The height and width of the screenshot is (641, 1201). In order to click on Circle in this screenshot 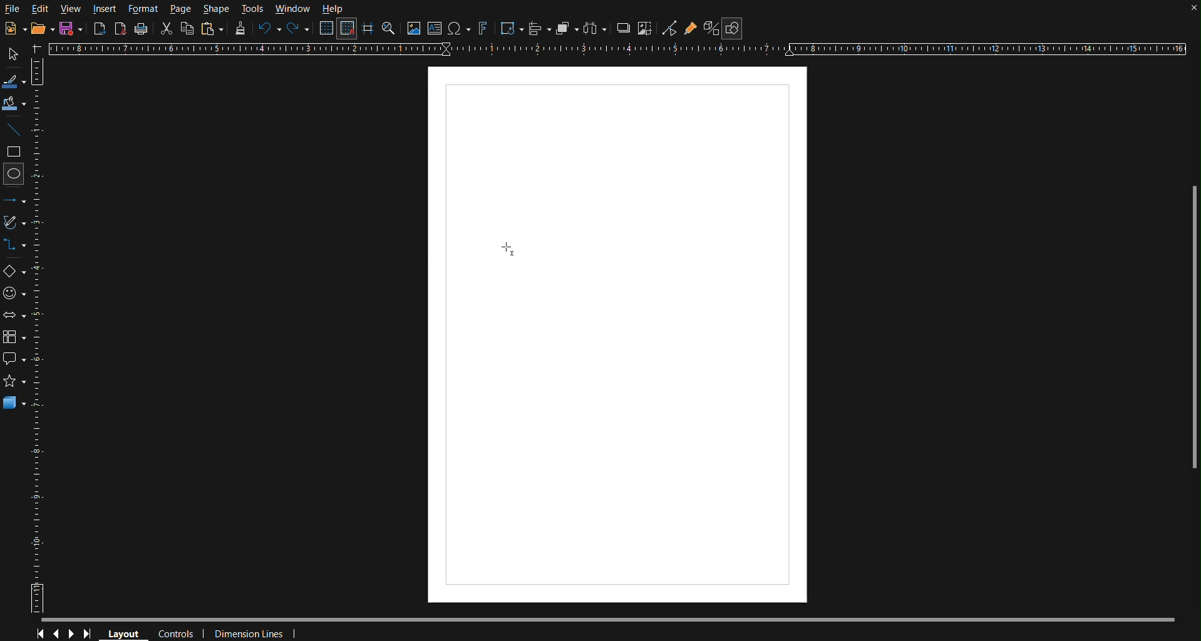, I will do `click(15, 177)`.